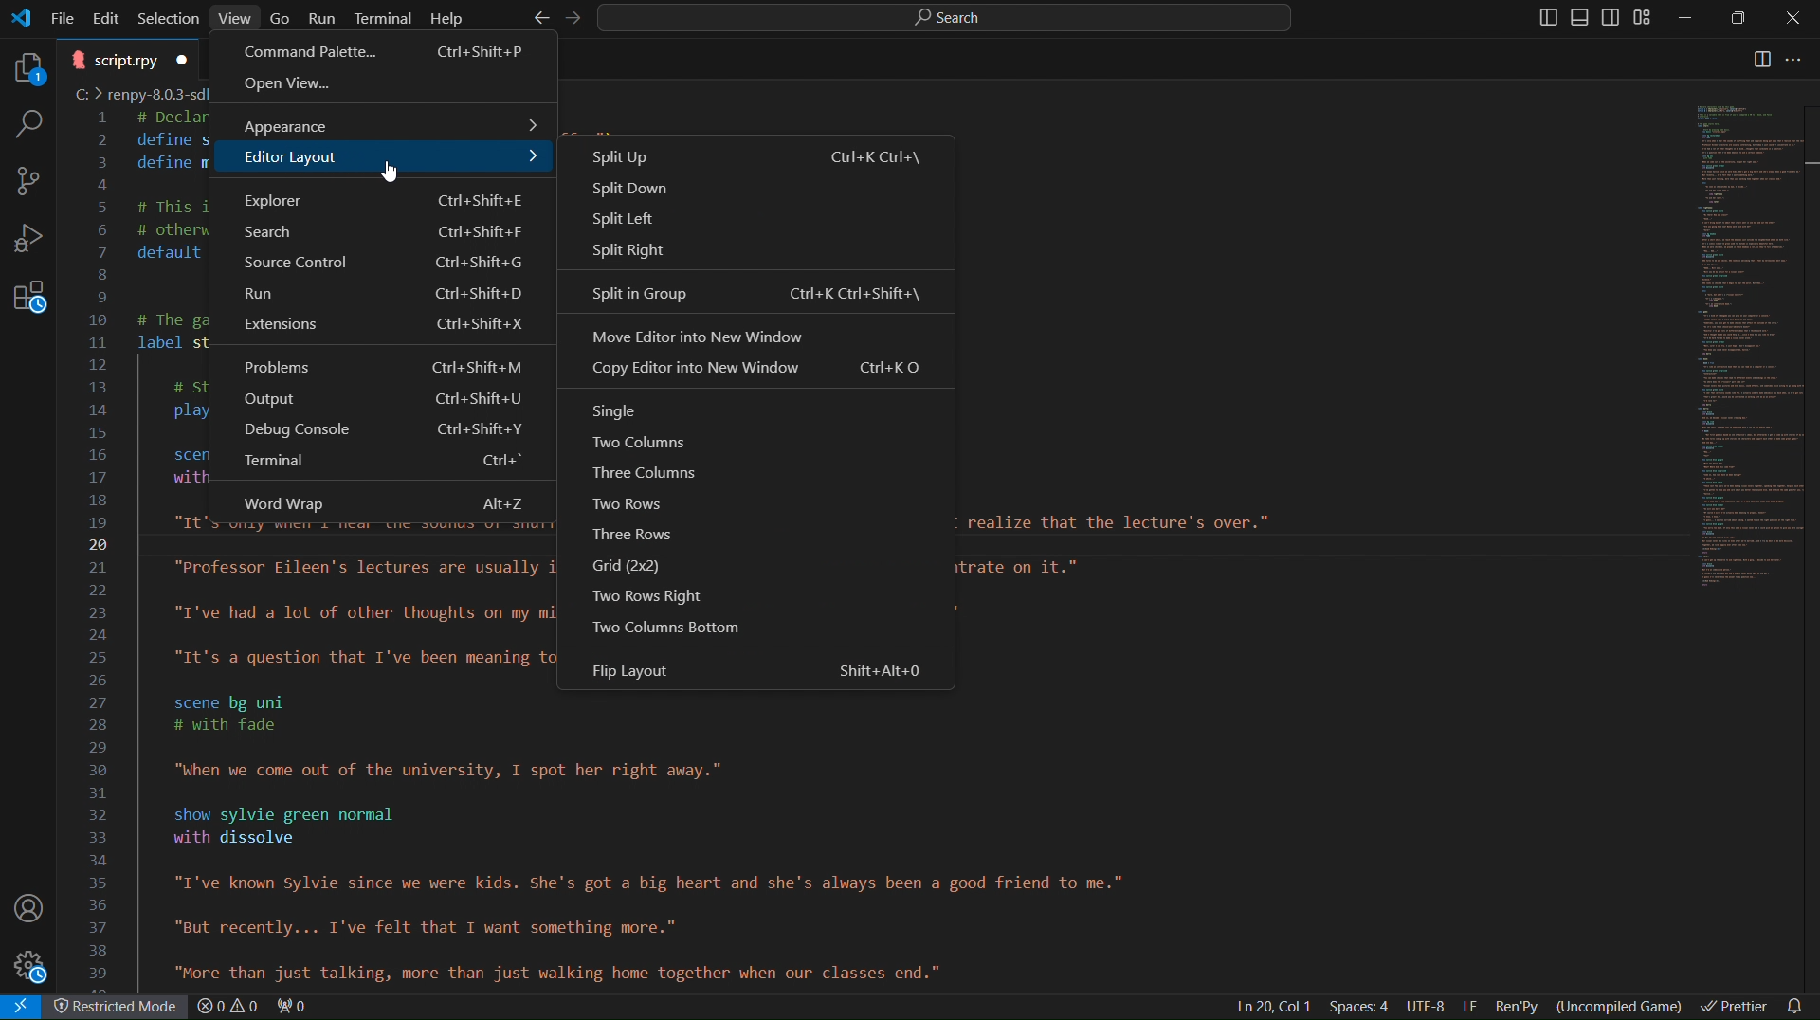 This screenshot has width=1820, height=1020. Describe the element at coordinates (1762, 61) in the screenshot. I see `Split Editor` at that location.